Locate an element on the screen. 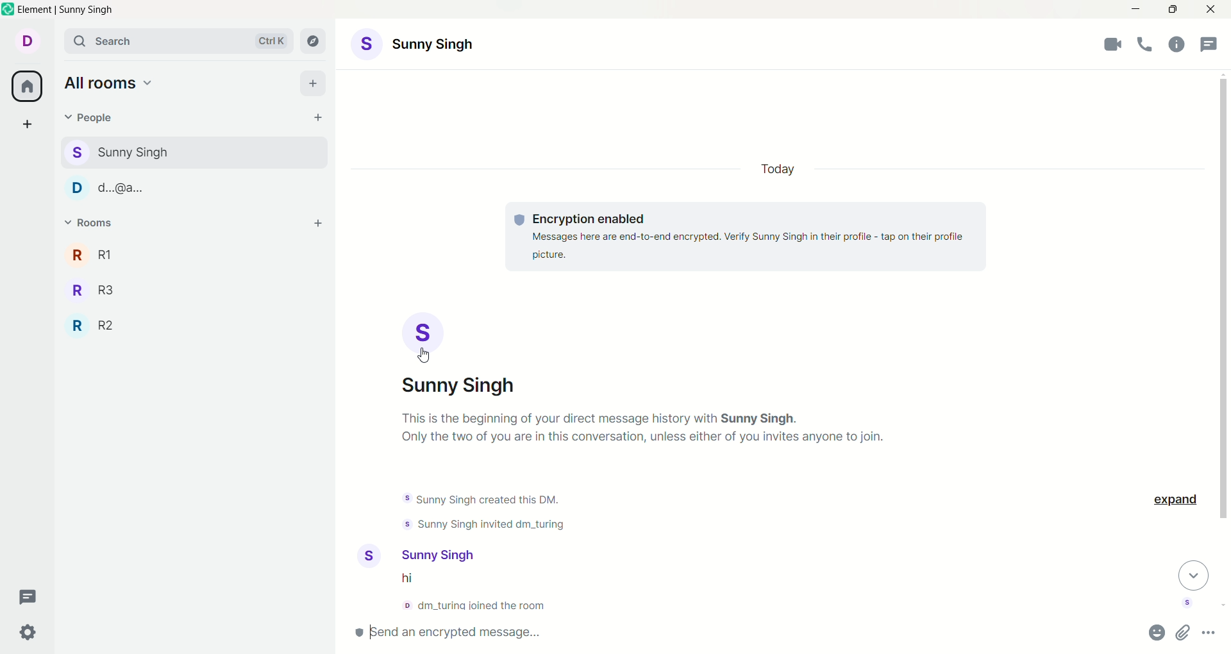  account is located at coordinates (415, 555).